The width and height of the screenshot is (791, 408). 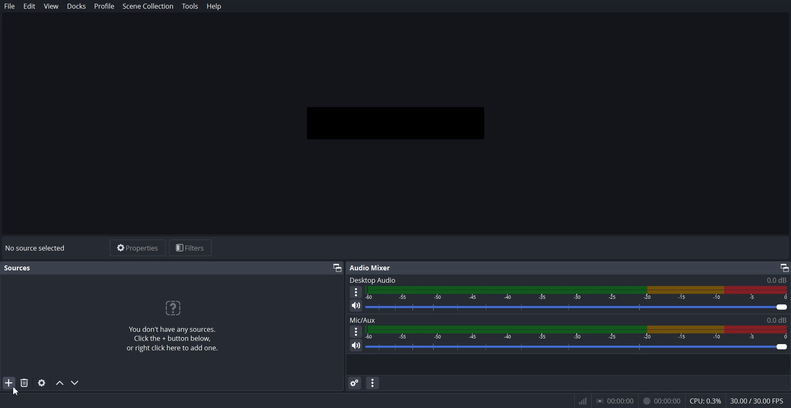 I want to click on Profile, so click(x=104, y=6).